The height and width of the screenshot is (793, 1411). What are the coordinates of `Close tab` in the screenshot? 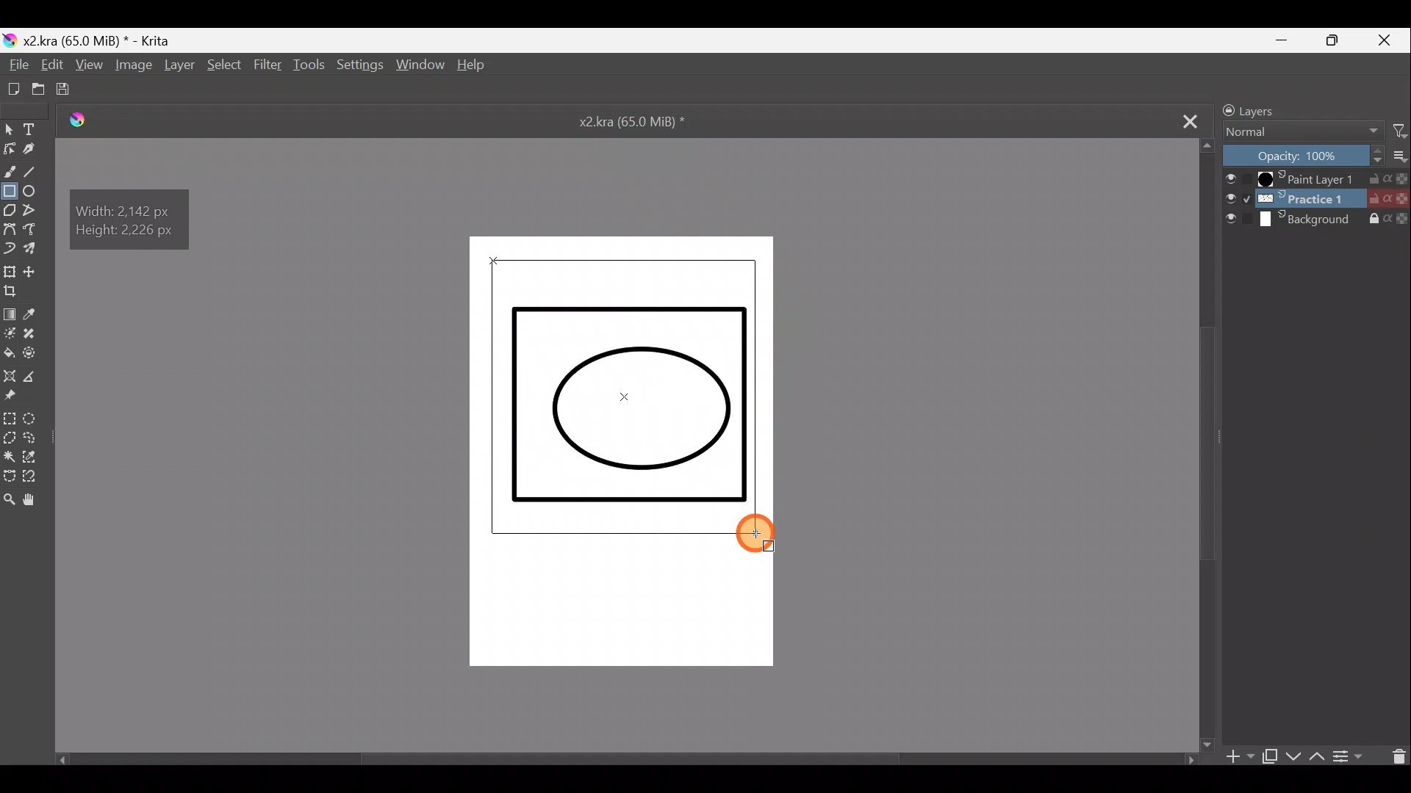 It's located at (1184, 123).